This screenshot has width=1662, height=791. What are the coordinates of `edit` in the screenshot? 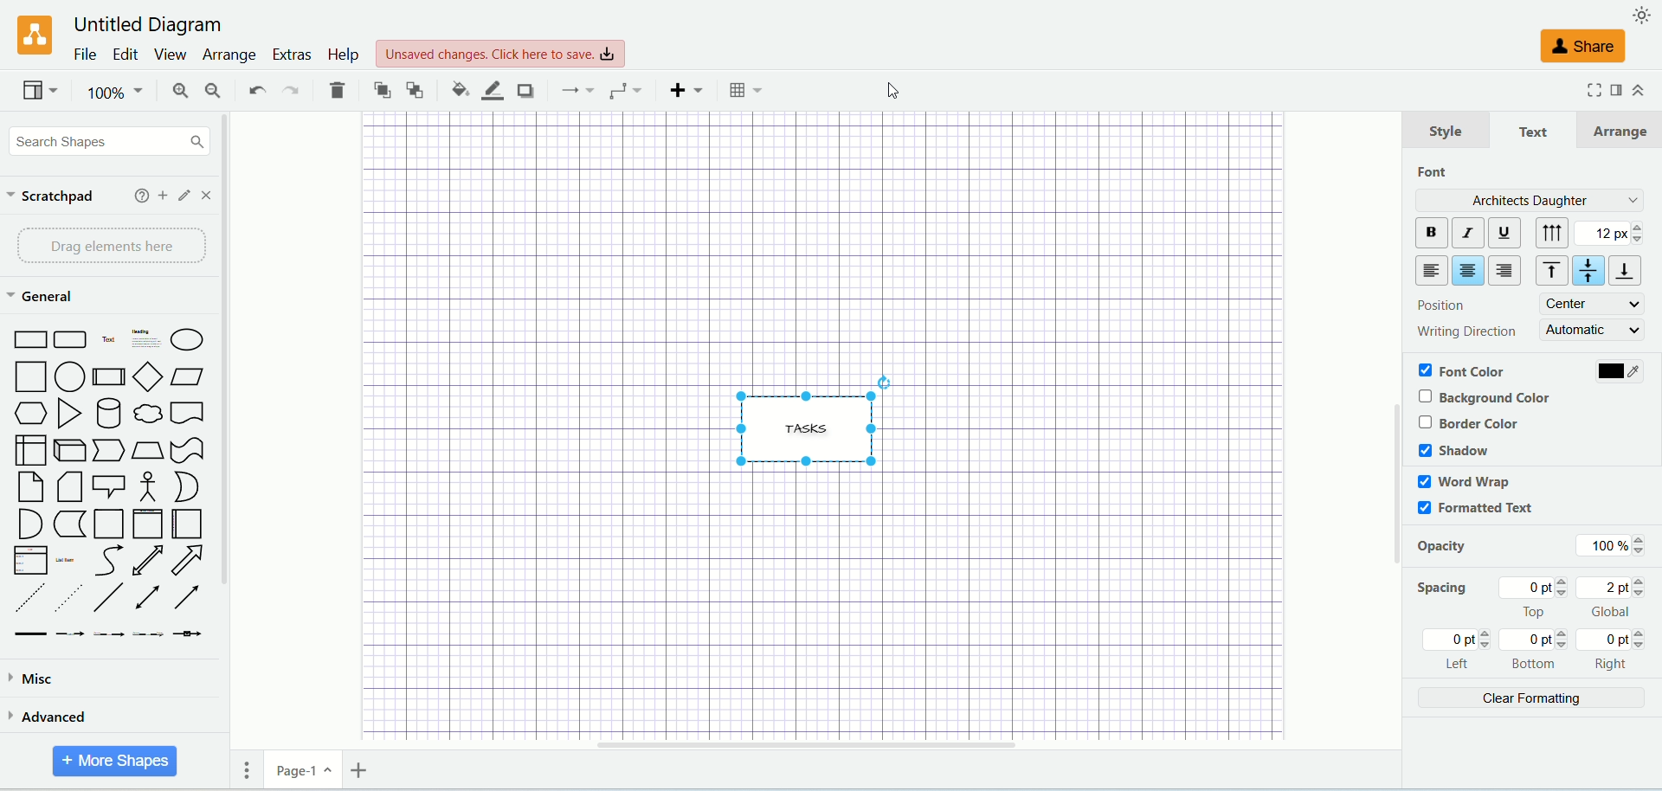 It's located at (122, 53).